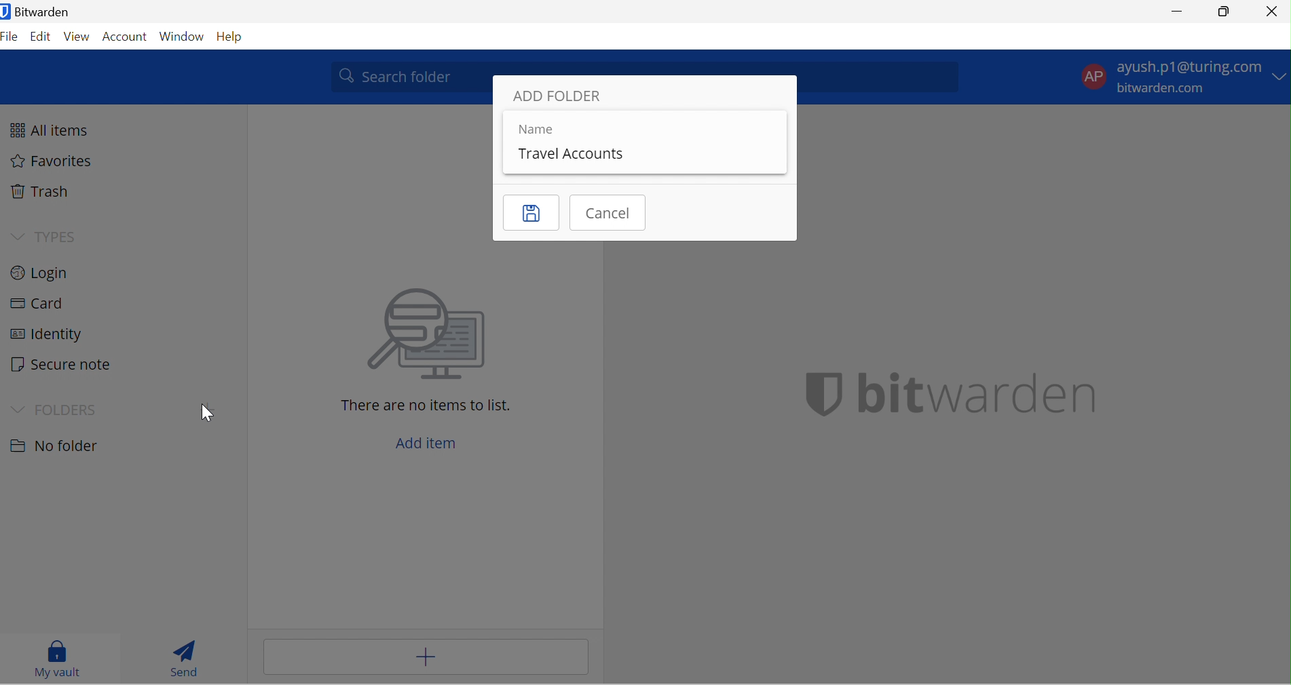 This screenshot has width=1291, height=685. I want to click on Name, so click(540, 130).